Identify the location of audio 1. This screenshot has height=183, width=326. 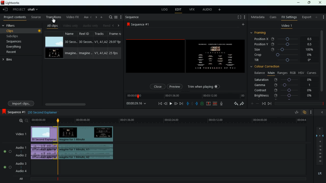
(22, 147).